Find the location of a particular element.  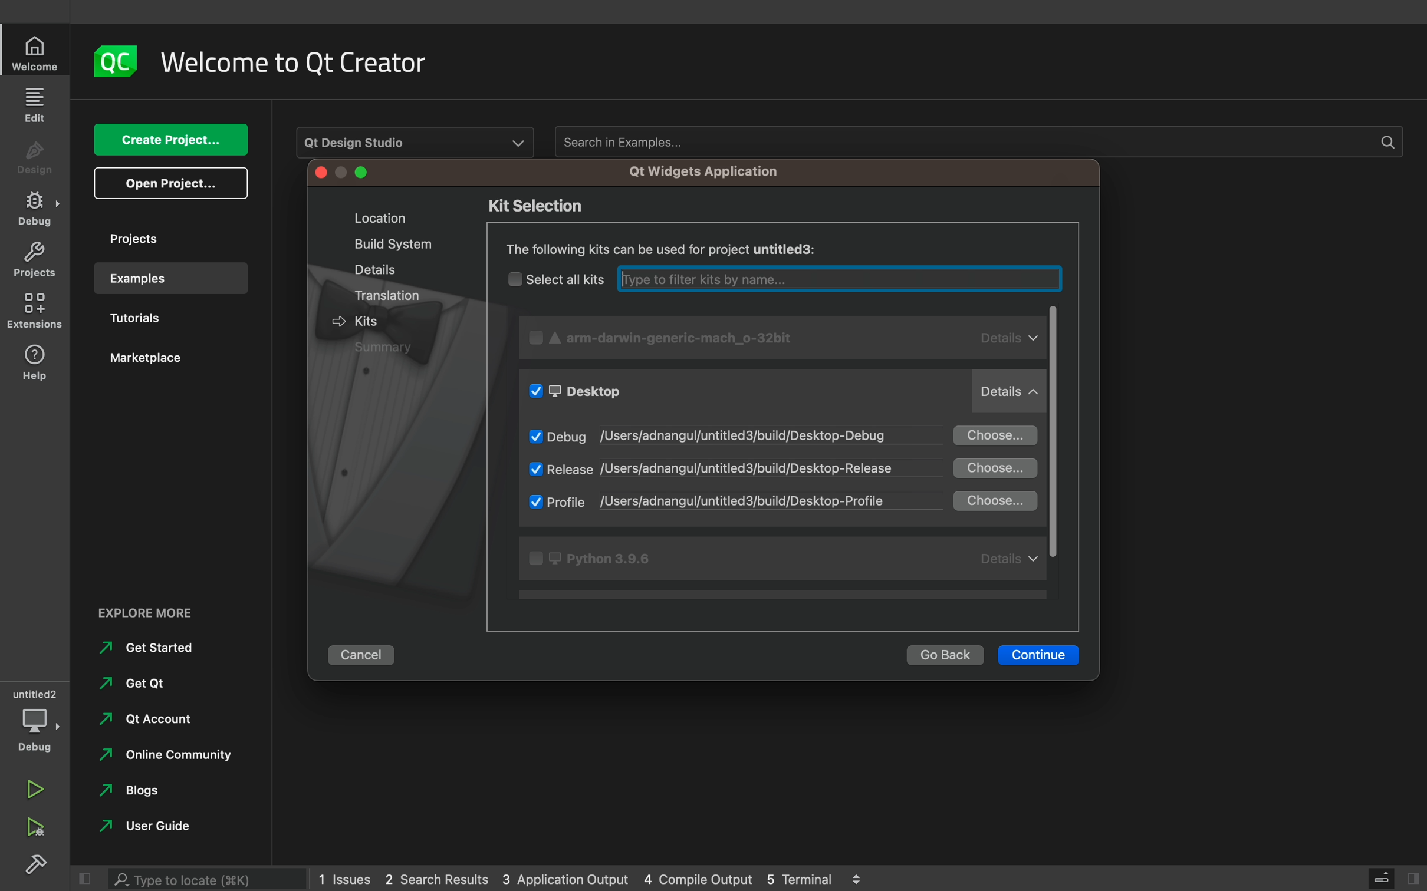

select all kits: is located at coordinates (565, 278).